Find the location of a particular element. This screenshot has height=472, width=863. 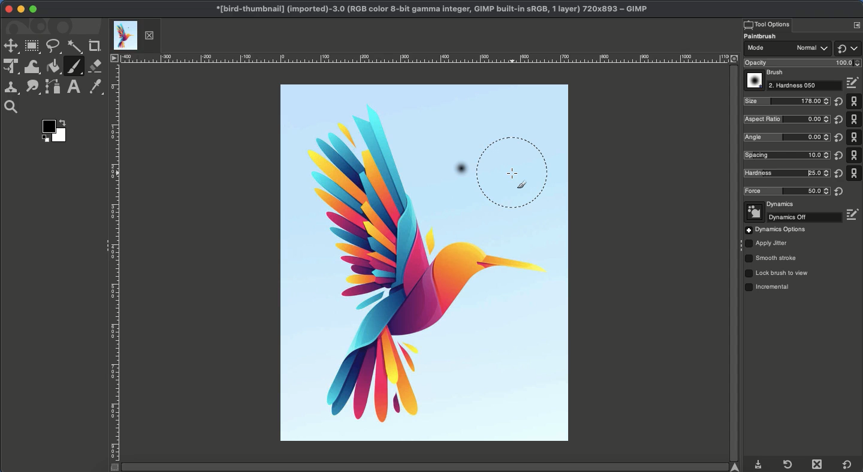

Paintbrush is located at coordinates (74, 66).